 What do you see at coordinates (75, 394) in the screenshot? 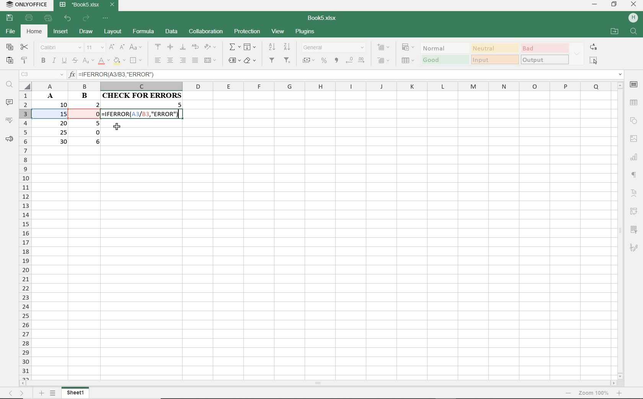
I see `SHEET1` at bounding box center [75, 394].